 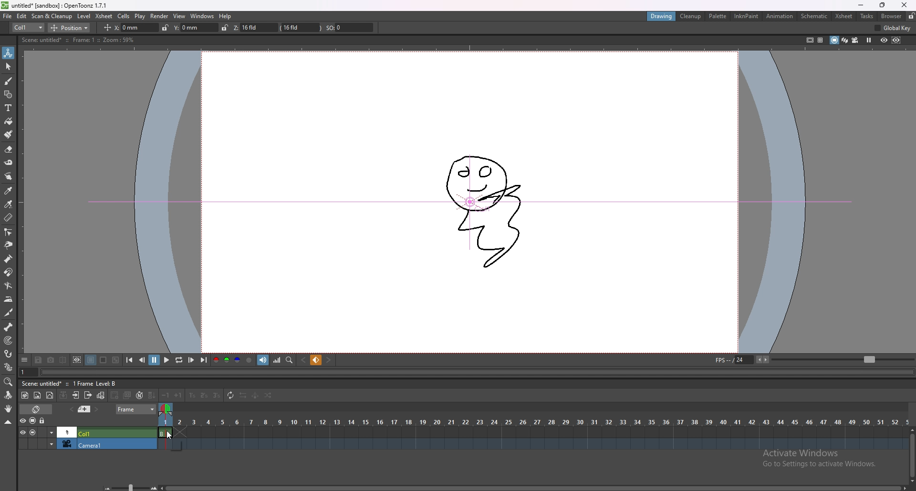 What do you see at coordinates (123, 27) in the screenshot?
I see `X coordinates` at bounding box center [123, 27].